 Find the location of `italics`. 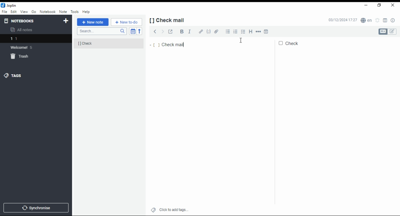

italics is located at coordinates (189, 32).